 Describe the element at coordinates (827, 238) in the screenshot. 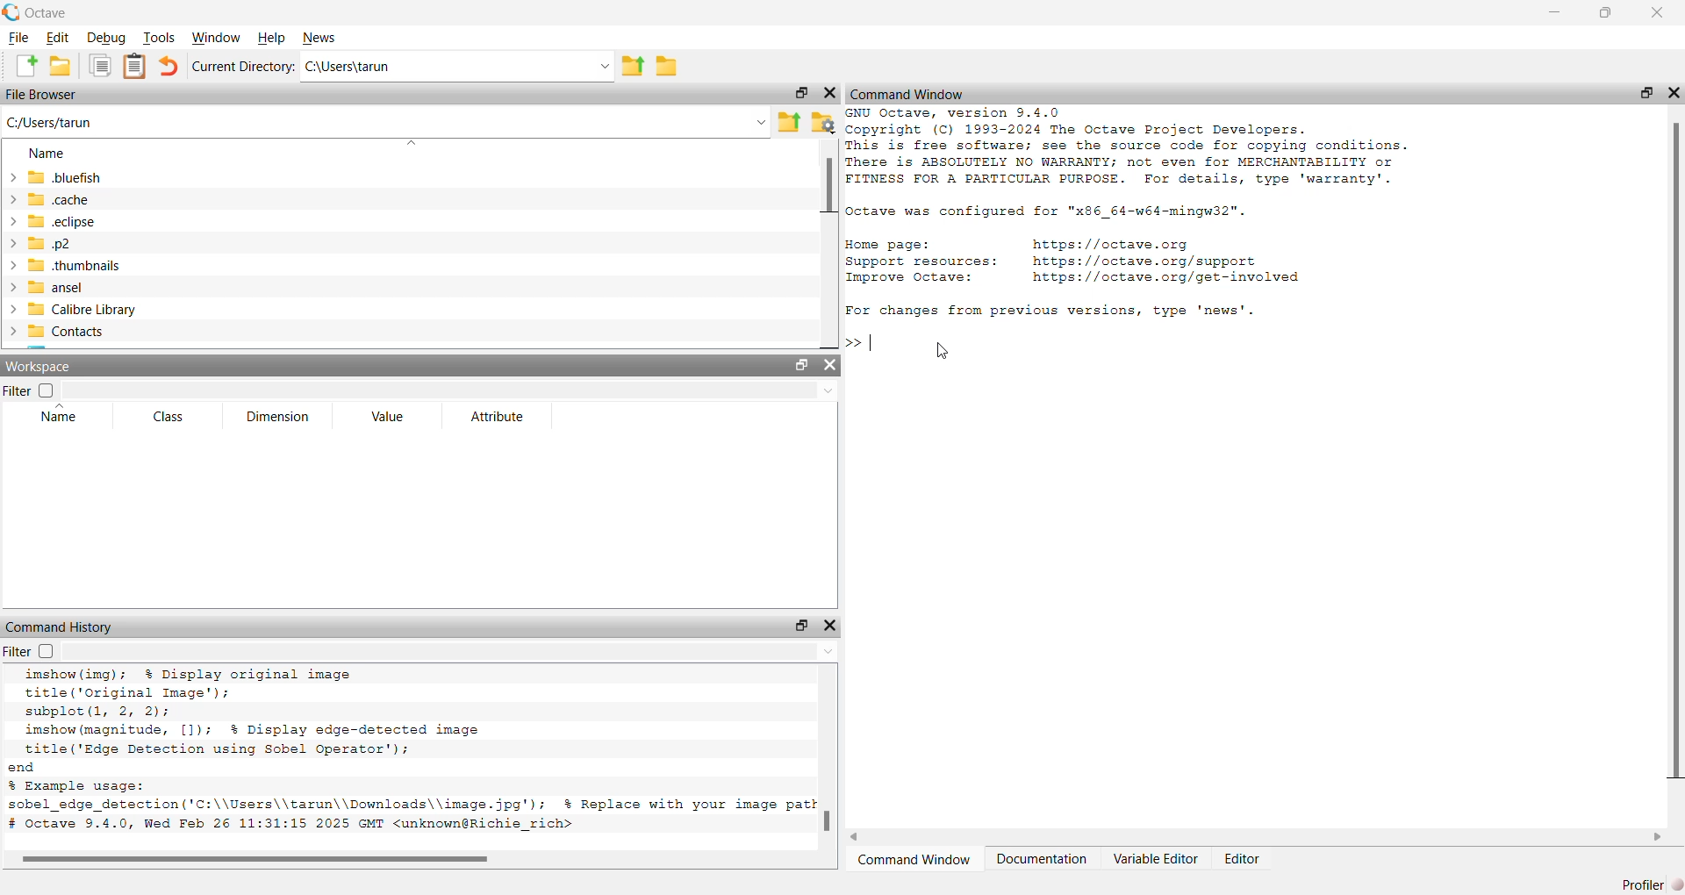

I see `vertical scroll bar` at that location.